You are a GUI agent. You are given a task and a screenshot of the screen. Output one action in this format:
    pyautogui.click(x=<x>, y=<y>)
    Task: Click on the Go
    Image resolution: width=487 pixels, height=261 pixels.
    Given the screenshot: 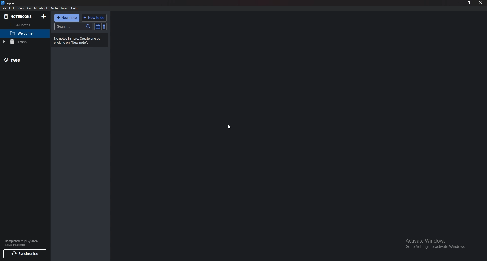 What is the action you would take?
    pyautogui.click(x=29, y=8)
    